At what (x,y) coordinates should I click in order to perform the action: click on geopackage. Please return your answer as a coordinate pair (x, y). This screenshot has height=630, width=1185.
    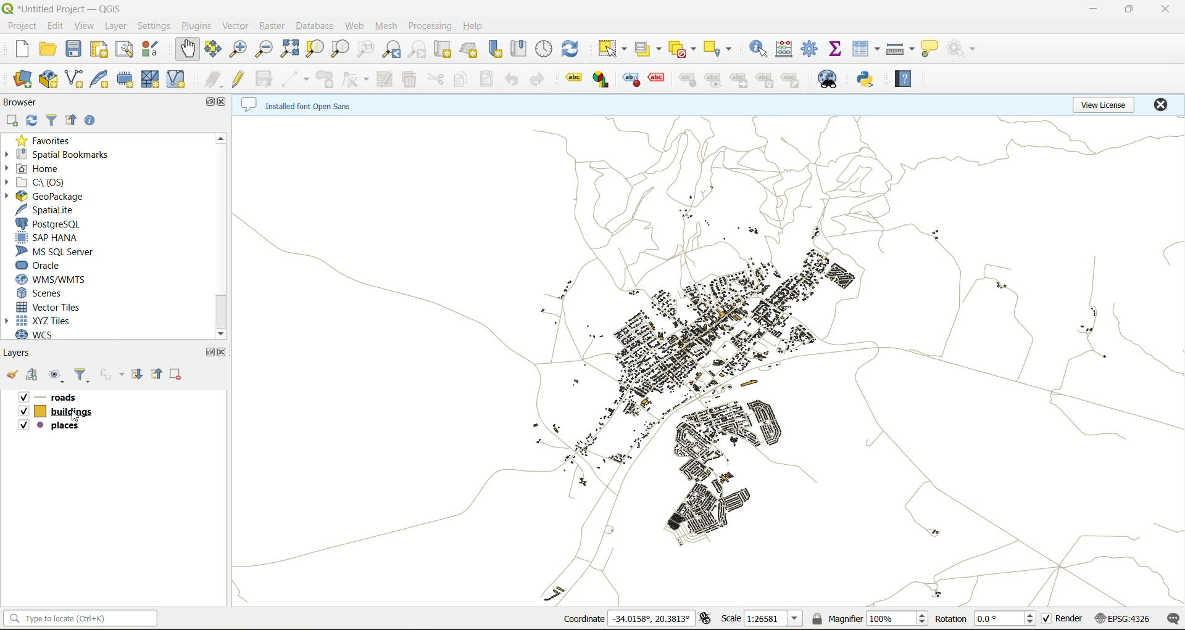
    Looking at the image, I should click on (52, 198).